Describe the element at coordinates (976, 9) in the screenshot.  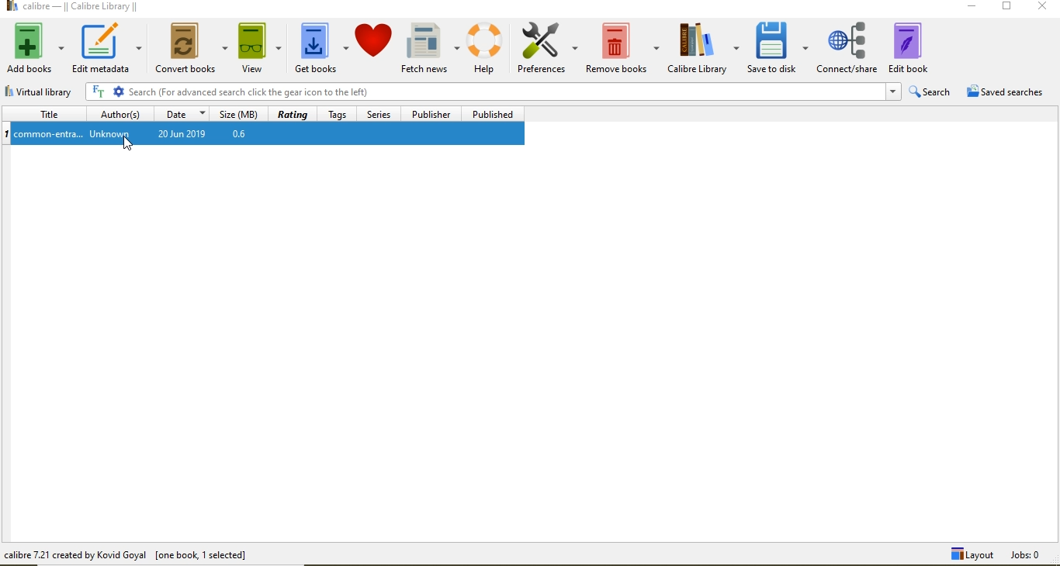
I see `minimise` at that location.